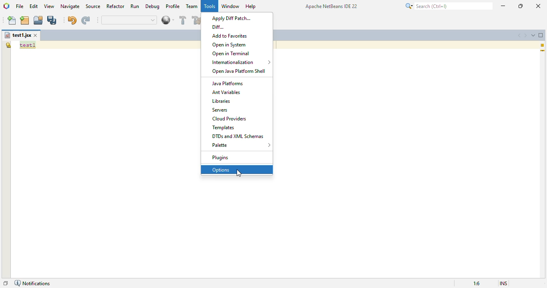 The height and width of the screenshot is (288, 547). I want to click on Apache NetBeans IDE 22, so click(332, 6).